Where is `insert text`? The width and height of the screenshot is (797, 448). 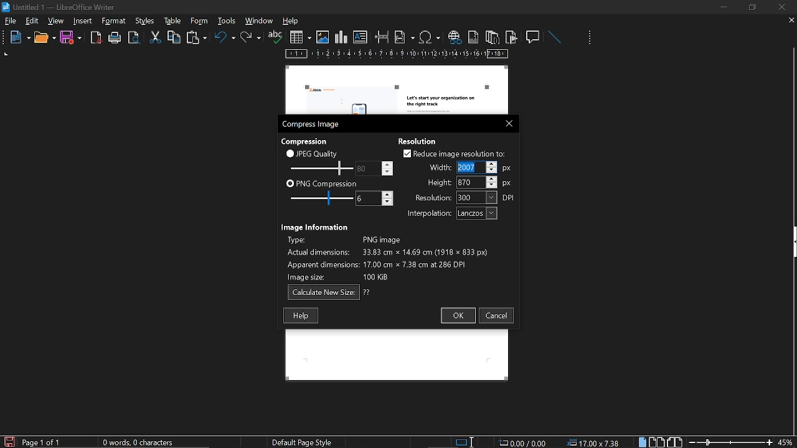 insert text is located at coordinates (361, 37).